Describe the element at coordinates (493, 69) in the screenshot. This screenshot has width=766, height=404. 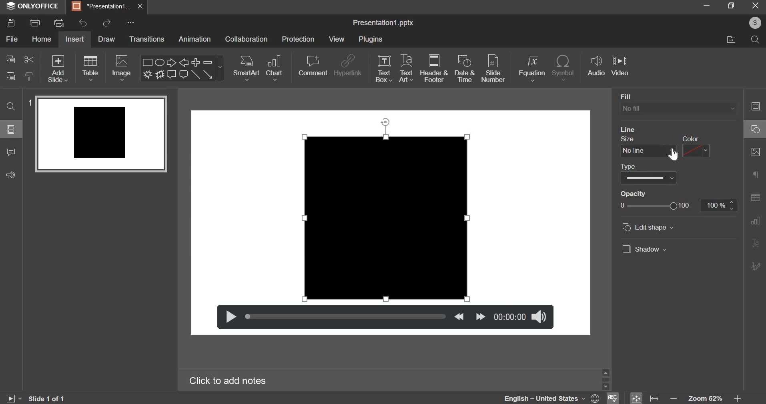
I see `slide number` at that location.